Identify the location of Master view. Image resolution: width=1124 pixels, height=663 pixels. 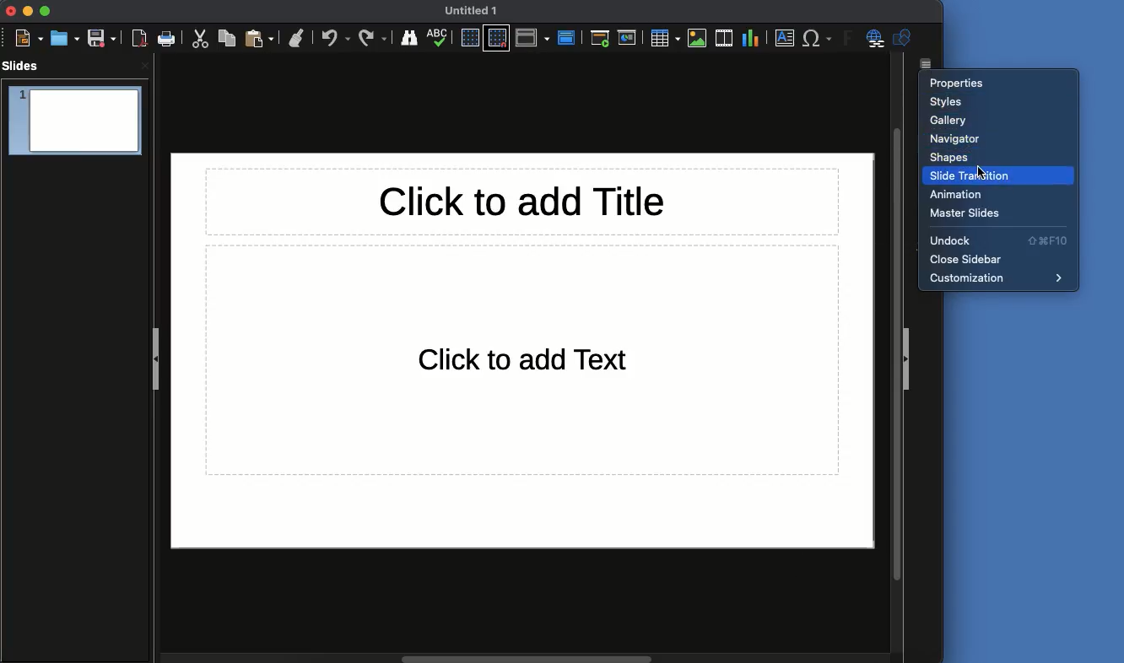
(568, 36).